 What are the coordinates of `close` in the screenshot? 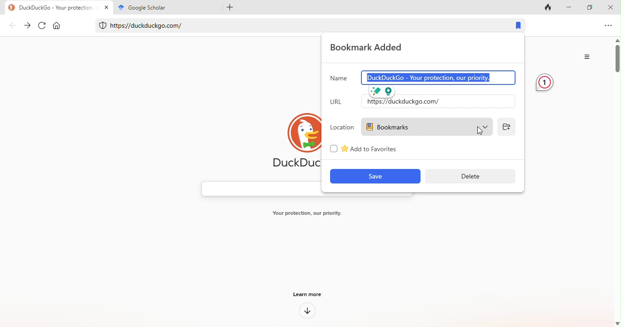 It's located at (612, 7).